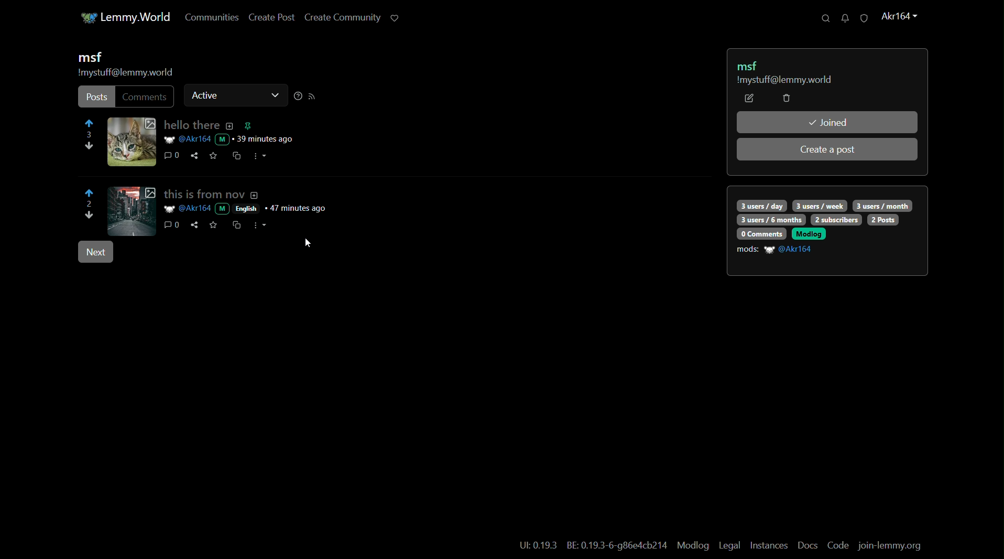 The image size is (1004, 559). I want to click on post details, so click(255, 209).